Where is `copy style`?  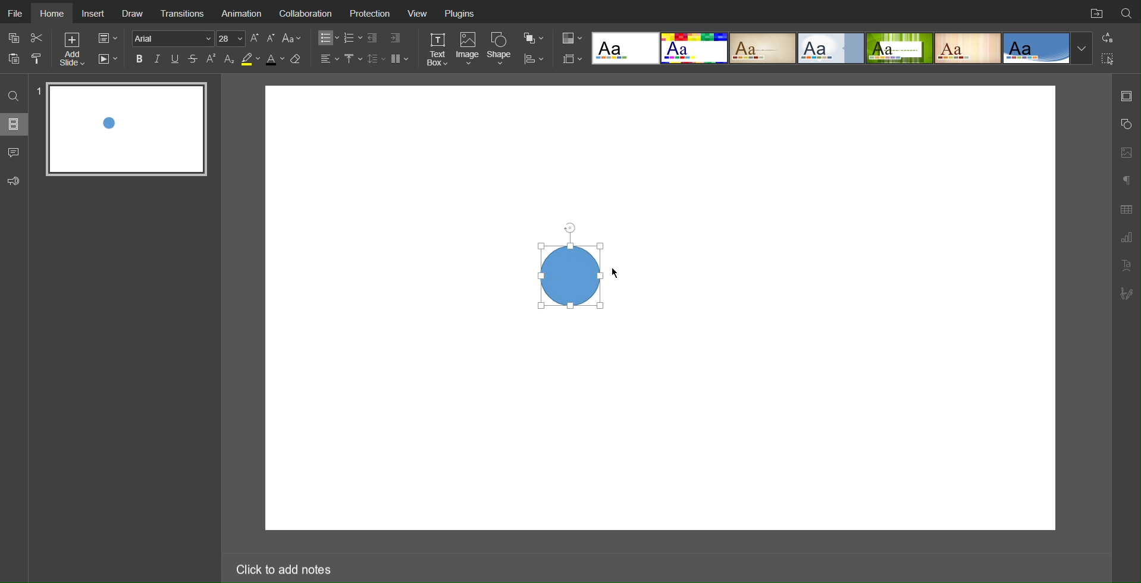
copy style is located at coordinates (41, 58).